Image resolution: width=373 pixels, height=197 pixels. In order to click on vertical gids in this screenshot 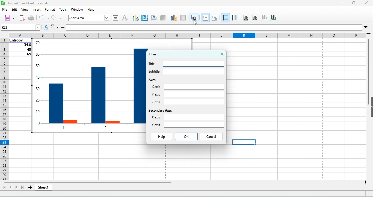, I will do `click(236, 18)`.